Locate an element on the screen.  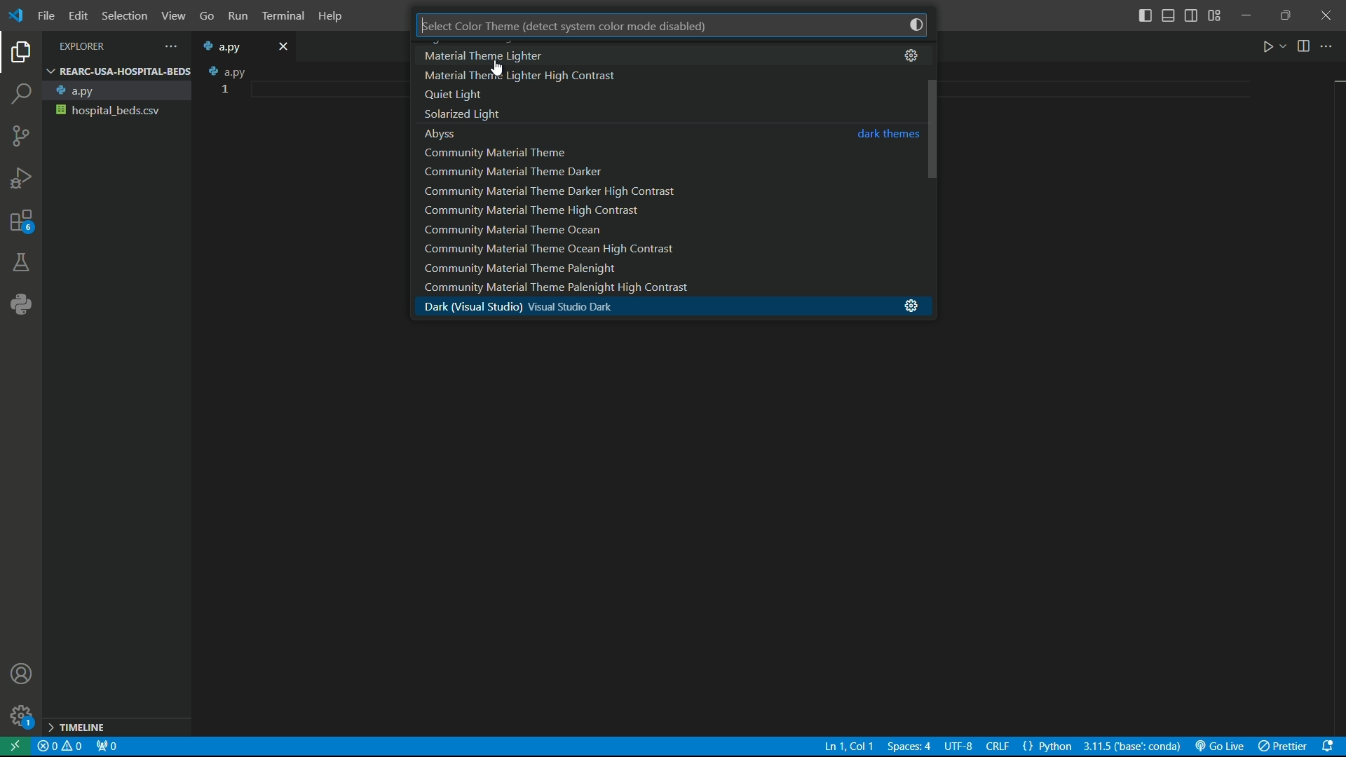
maximize or restore is located at coordinates (1285, 14).